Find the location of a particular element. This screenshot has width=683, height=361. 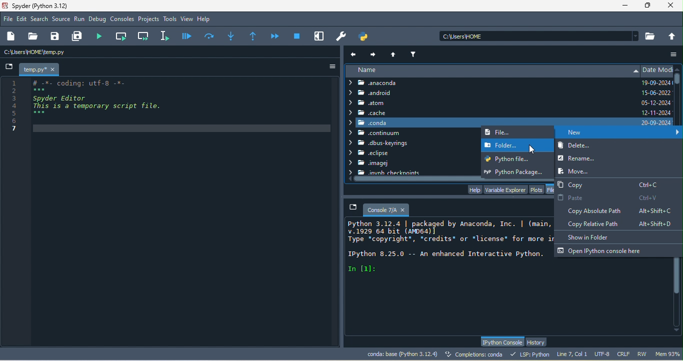

c\users\home is located at coordinates (63, 52).